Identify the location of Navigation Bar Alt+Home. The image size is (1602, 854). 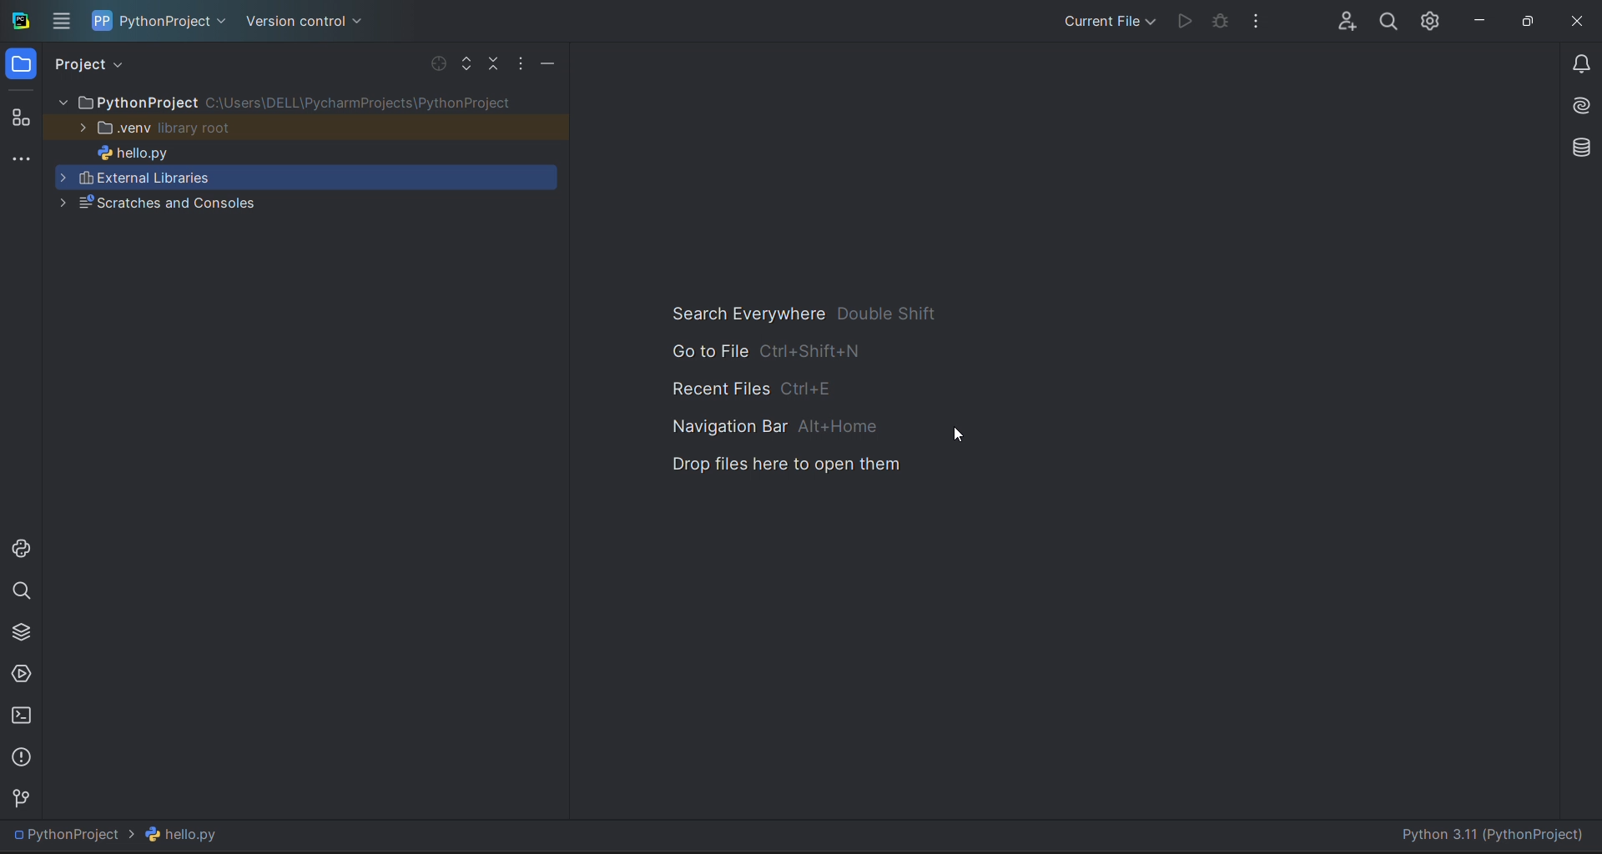
(765, 426).